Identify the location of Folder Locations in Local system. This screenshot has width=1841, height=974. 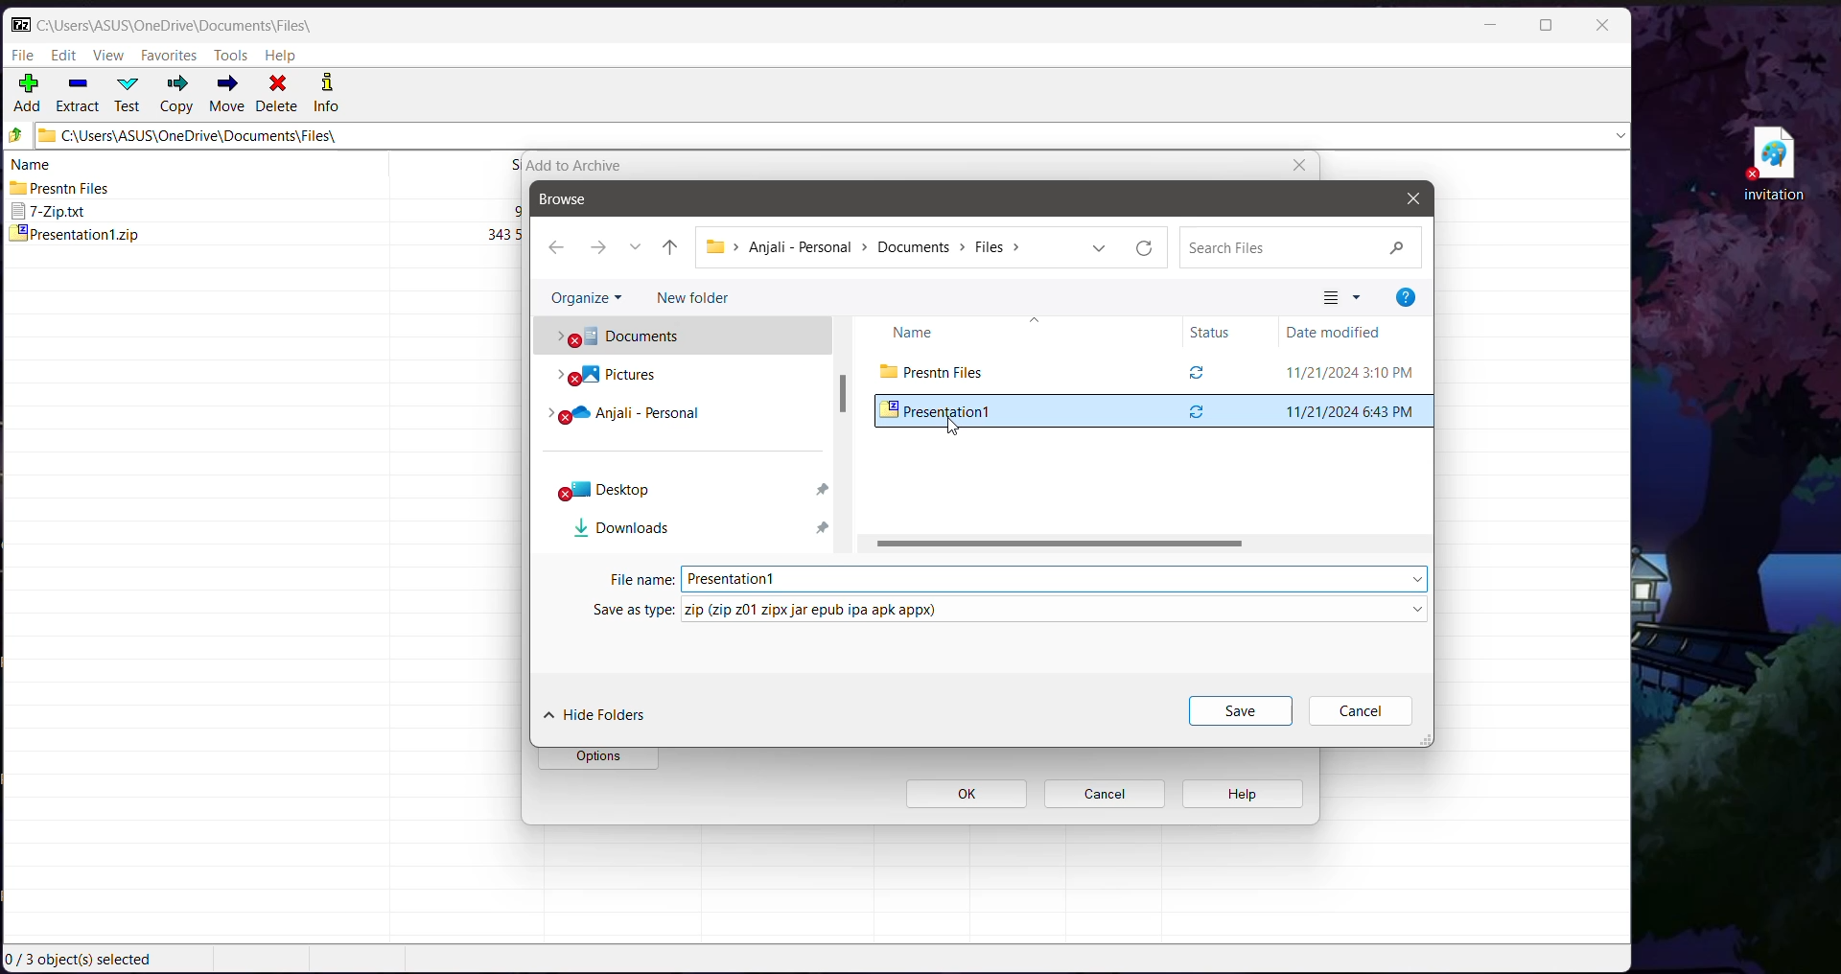
(682, 435).